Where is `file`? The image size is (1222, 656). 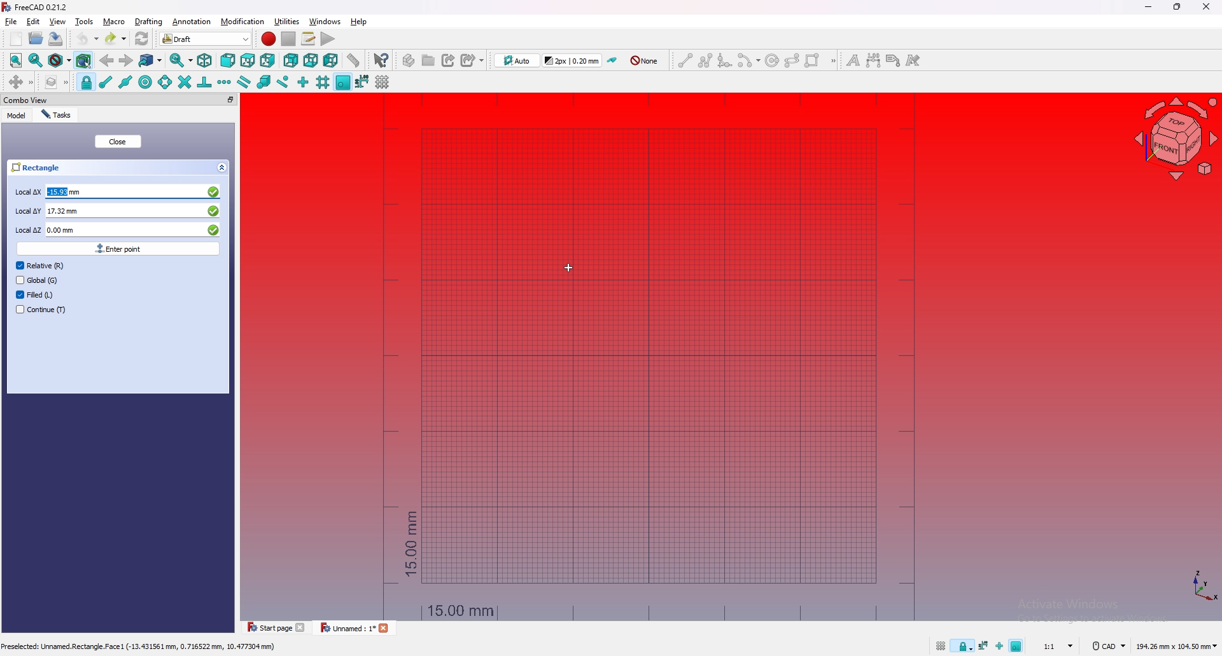
file is located at coordinates (11, 22).